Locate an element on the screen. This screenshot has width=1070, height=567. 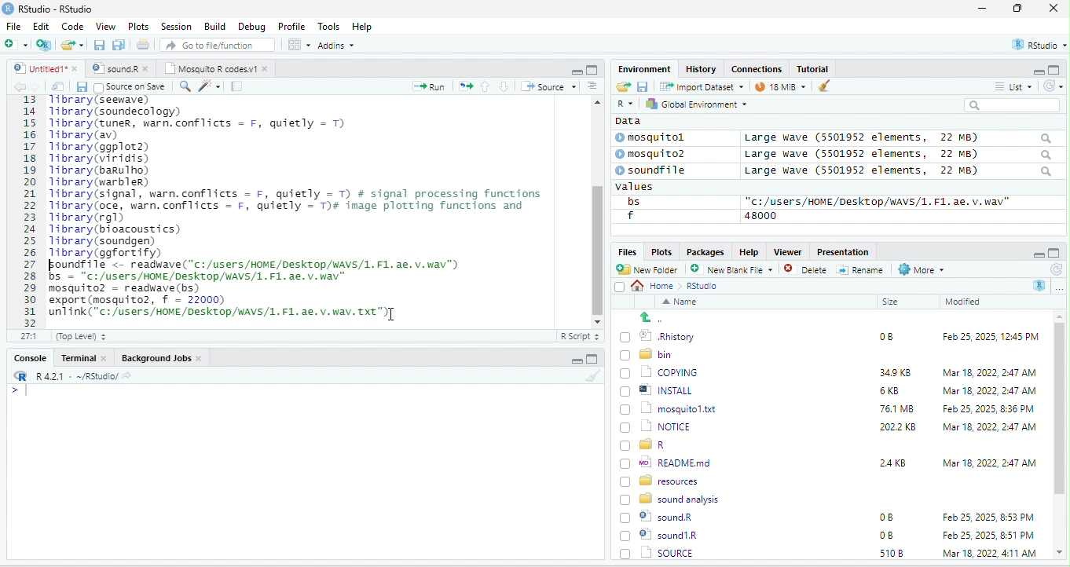
Tools is located at coordinates (329, 26).